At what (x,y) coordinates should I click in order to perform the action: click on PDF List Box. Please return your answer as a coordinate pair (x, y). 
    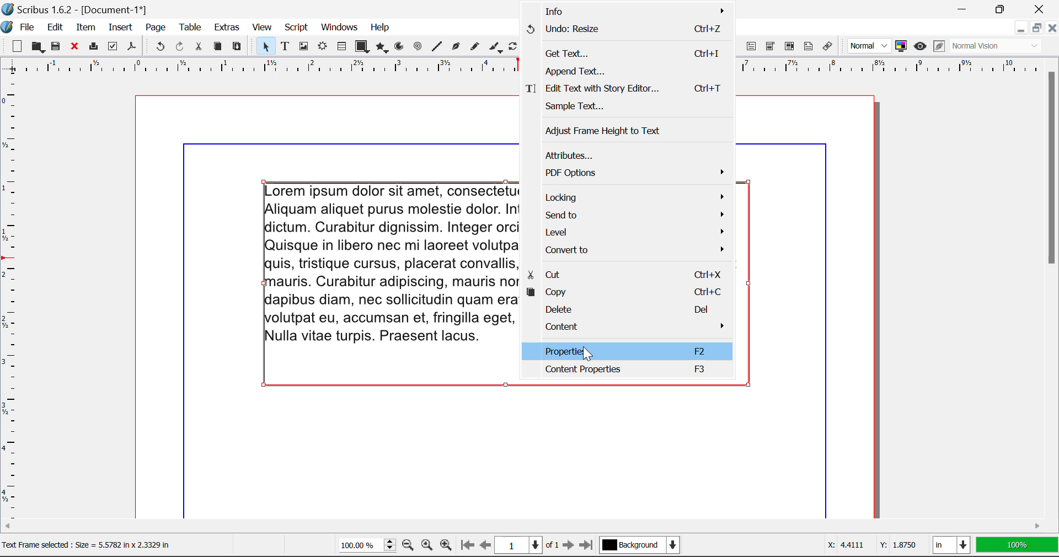
    Looking at the image, I should click on (790, 46).